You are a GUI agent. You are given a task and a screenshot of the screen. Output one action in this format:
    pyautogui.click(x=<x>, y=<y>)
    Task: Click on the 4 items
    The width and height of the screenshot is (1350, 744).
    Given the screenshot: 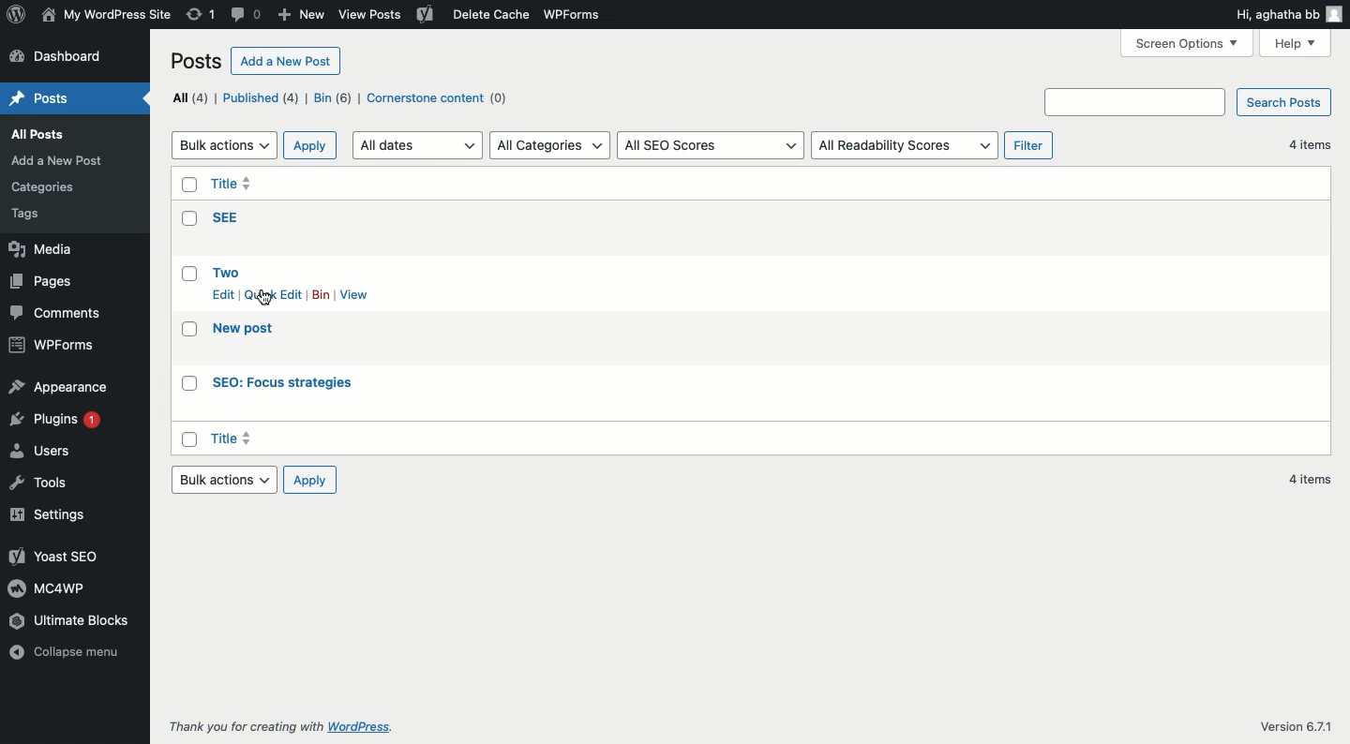 What is the action you would take?
    pyautogui.click(x=1306, y=145)
    